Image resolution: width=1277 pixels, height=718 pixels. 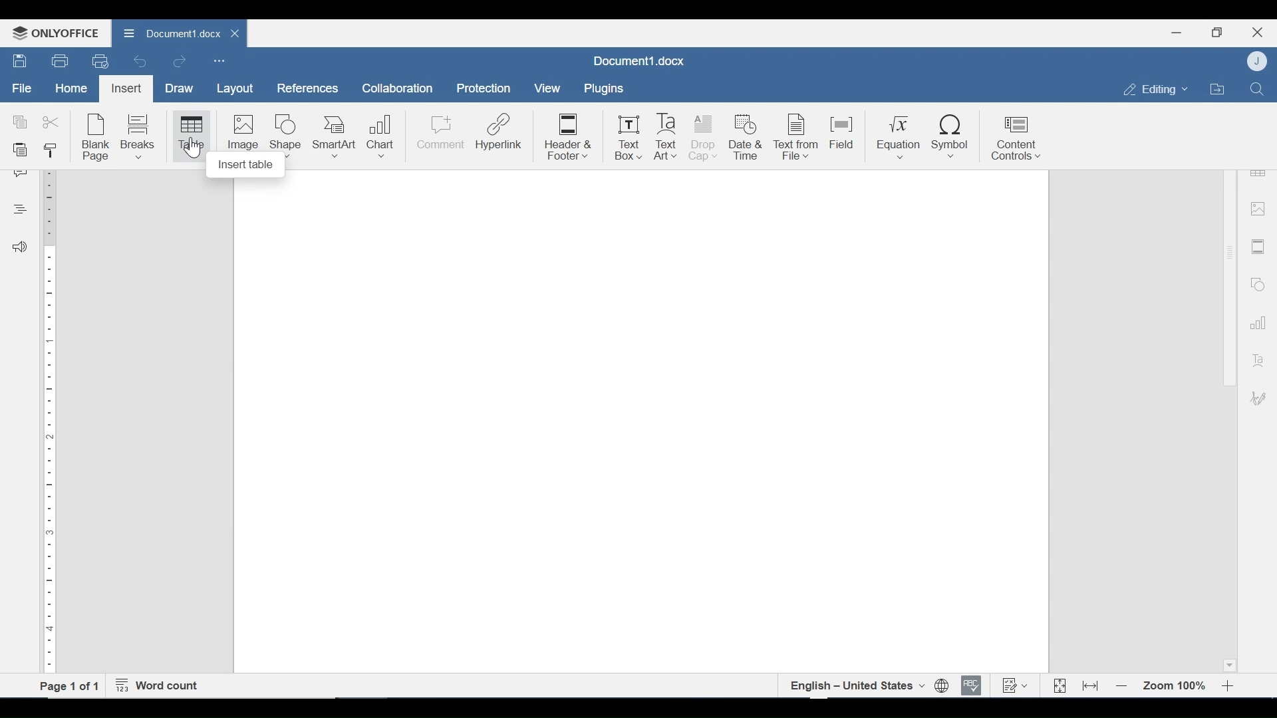 What do you see at coordinates (23, 88) in the screenshot?
I see `File` at bounding box center [23, 88].